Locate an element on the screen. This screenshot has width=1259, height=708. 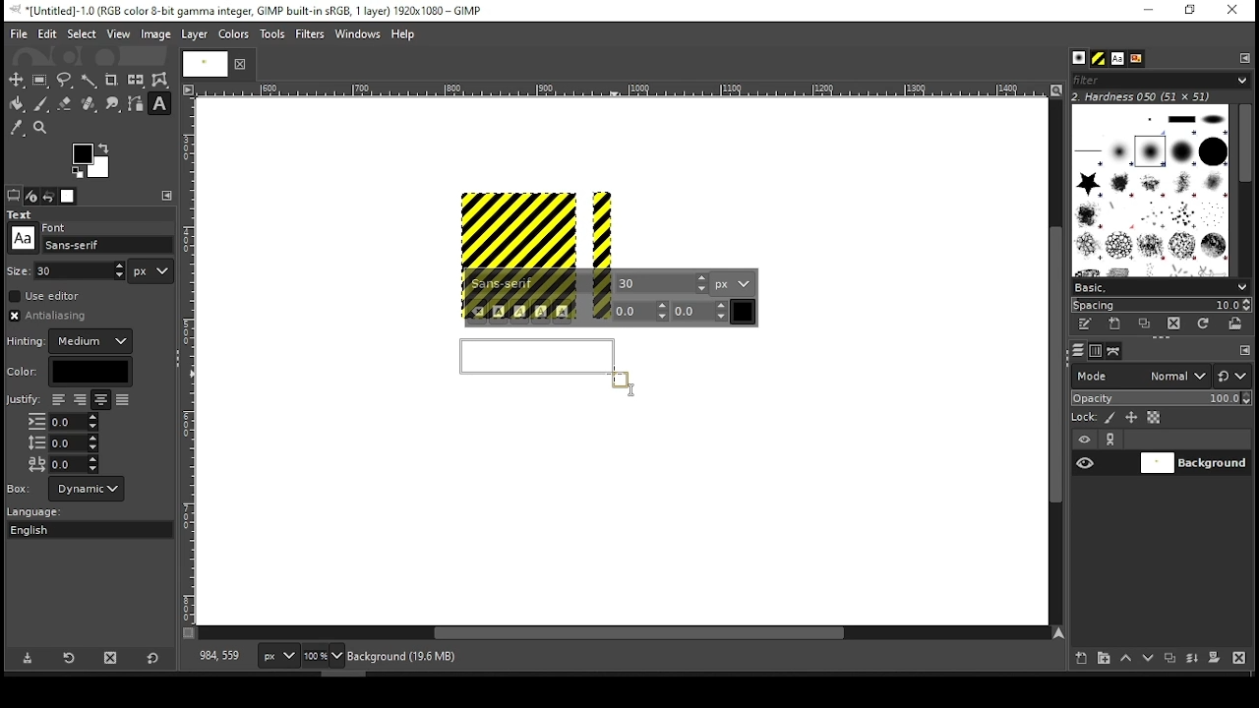
background (28.0mb) is located at coordinates (406, 657).